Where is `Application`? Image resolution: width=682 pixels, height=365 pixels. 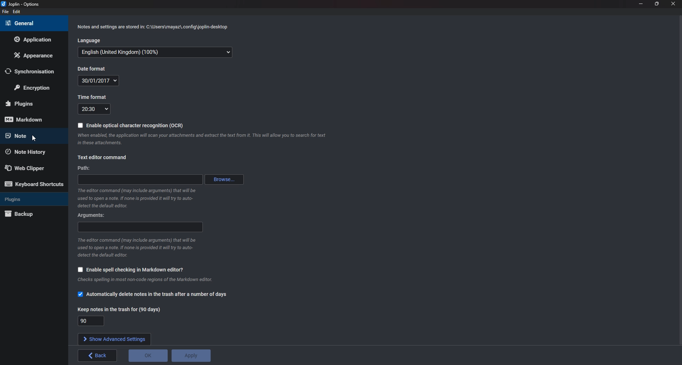 Application is located at coordinates (36, 39).